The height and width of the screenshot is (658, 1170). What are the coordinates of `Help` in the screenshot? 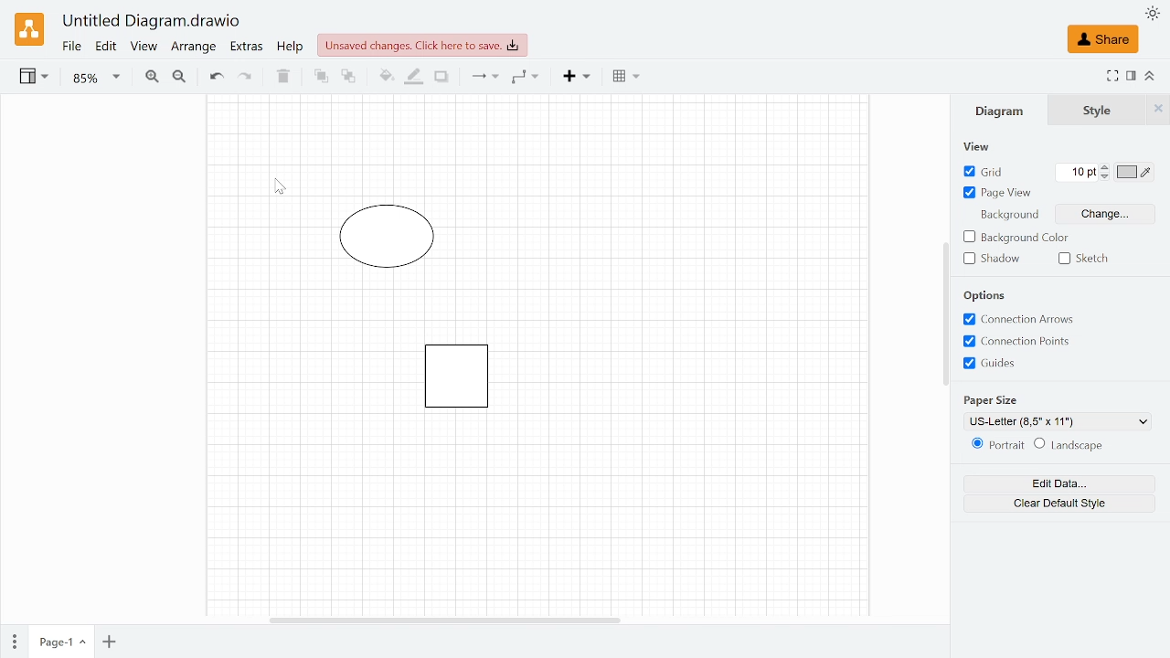 It's located at (292, 48).